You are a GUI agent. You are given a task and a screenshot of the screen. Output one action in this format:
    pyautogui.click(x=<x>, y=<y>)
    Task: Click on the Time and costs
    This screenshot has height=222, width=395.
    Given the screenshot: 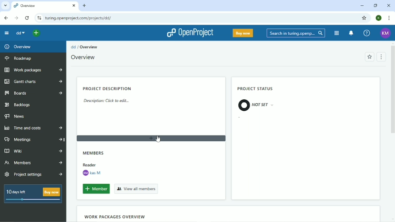 What is the action you would take?
    pyautogui.click(x=34, y=128)
    